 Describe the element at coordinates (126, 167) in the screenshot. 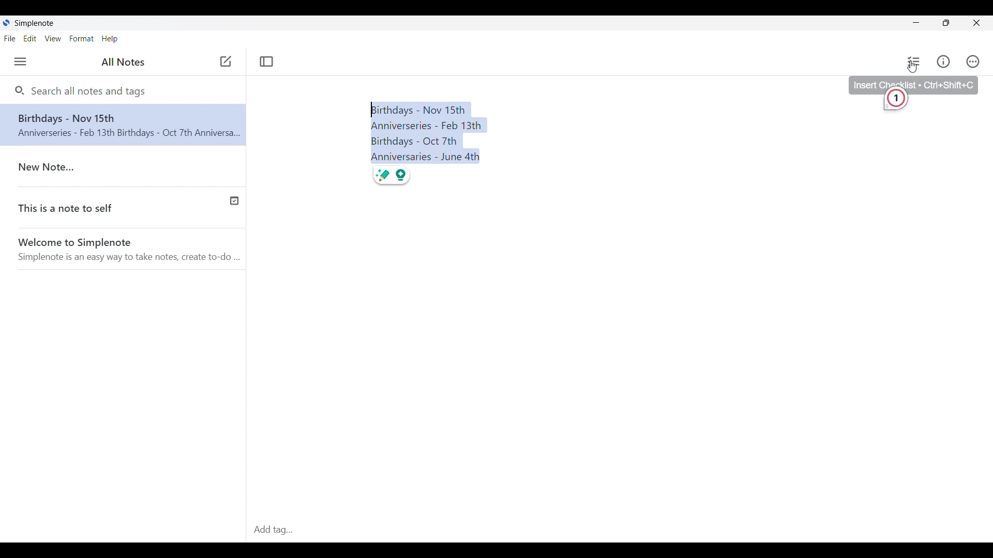

I see `New Note..(Older note)` at that location.